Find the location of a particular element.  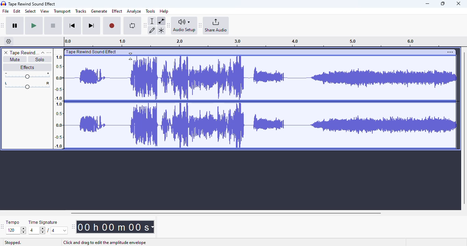

generate is located at coordinates (99, 11).